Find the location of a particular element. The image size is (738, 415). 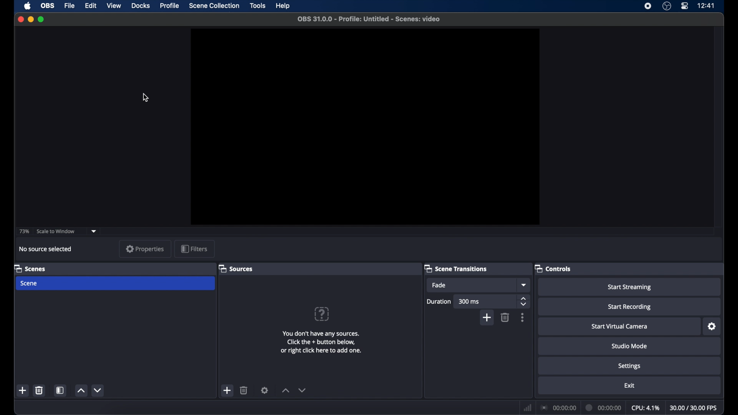

stepper button is located at coordinates (525, 300).